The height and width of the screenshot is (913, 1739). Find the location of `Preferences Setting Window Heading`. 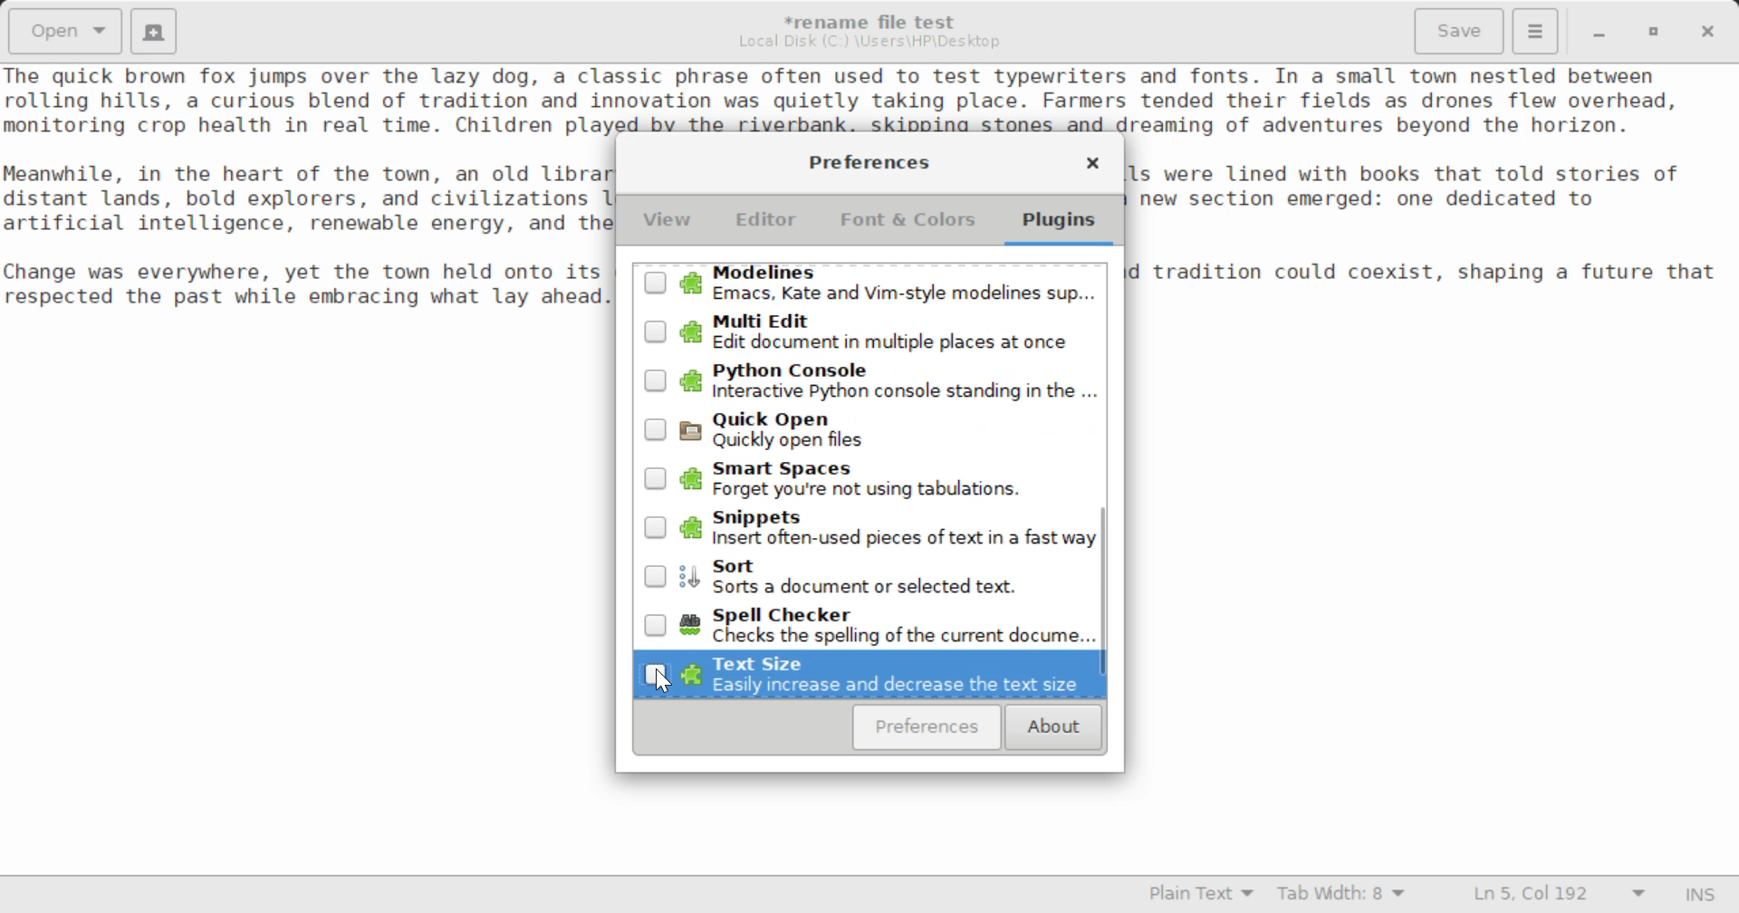

Preferences Setting Window Heading is located at coordinates (869, 162).